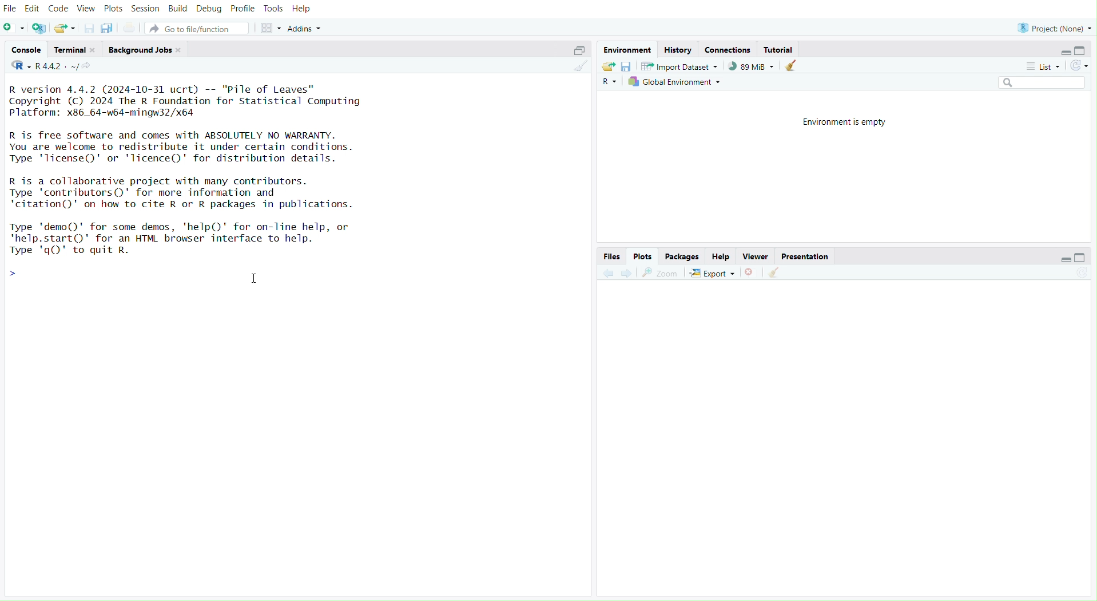  What do you see at coordinates (85, 9) in the screenshot?
I see `View` at bounding box center [85, 9].